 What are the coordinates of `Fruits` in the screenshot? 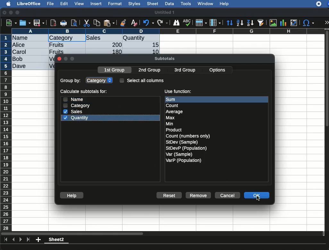 It's located at (57, 45).